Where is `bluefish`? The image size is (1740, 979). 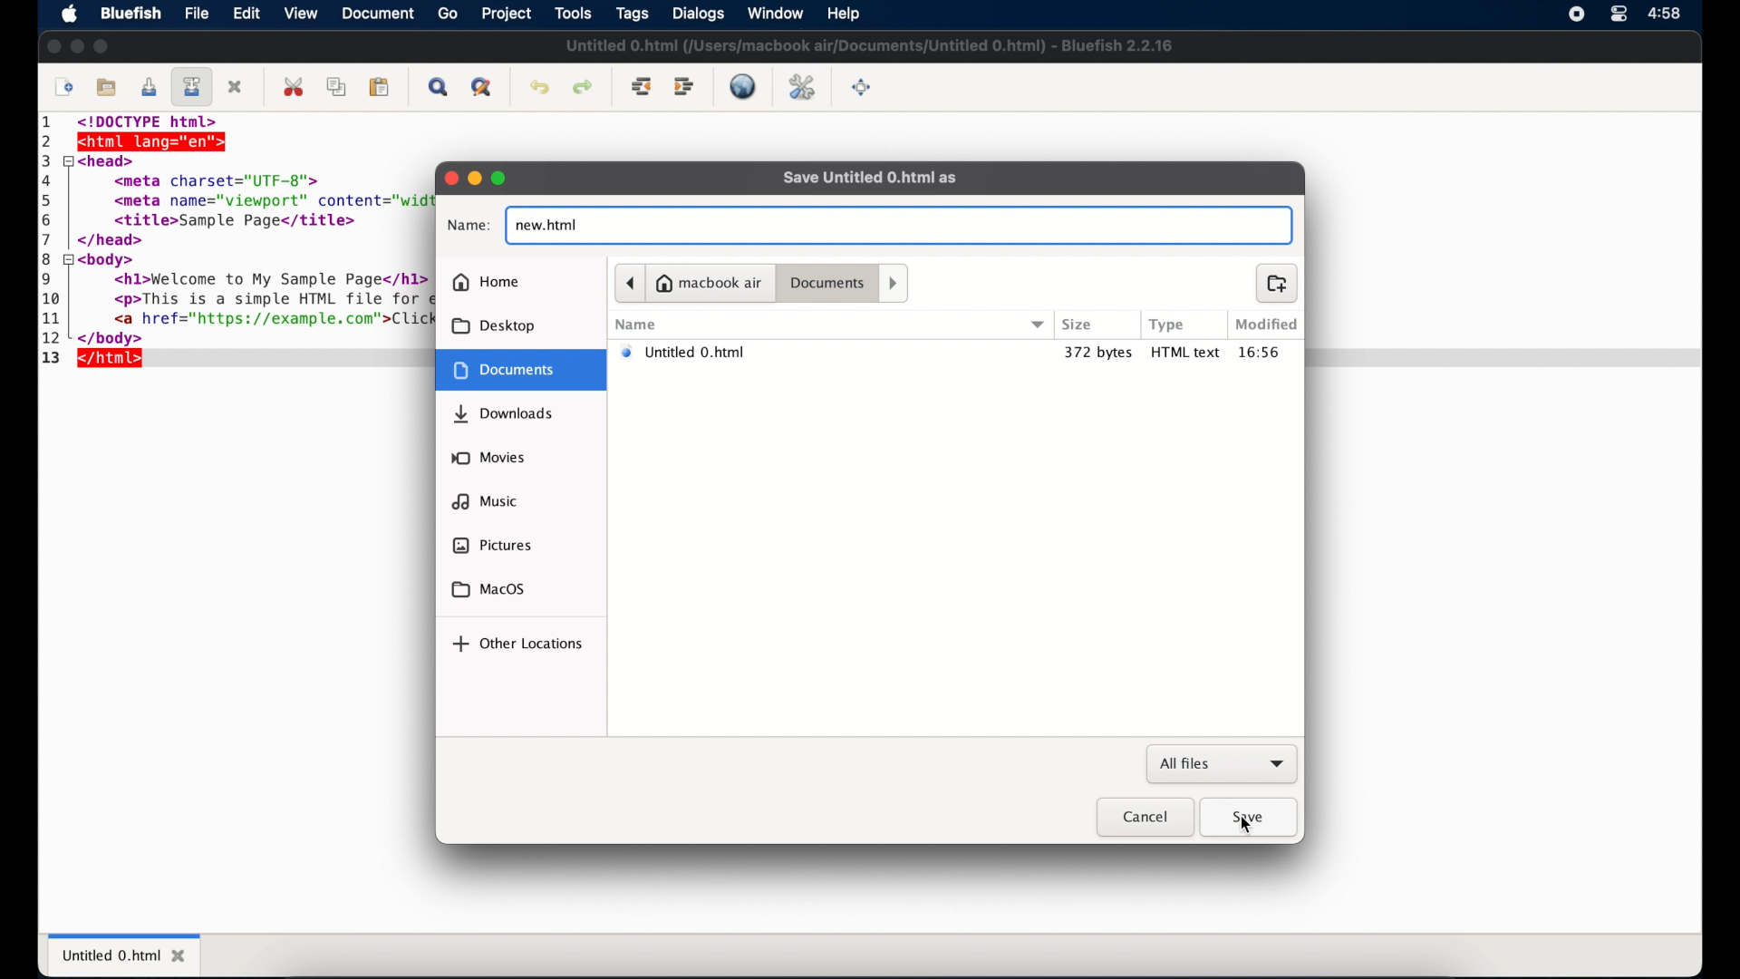
bluefish is located at coordinates (131, 14).